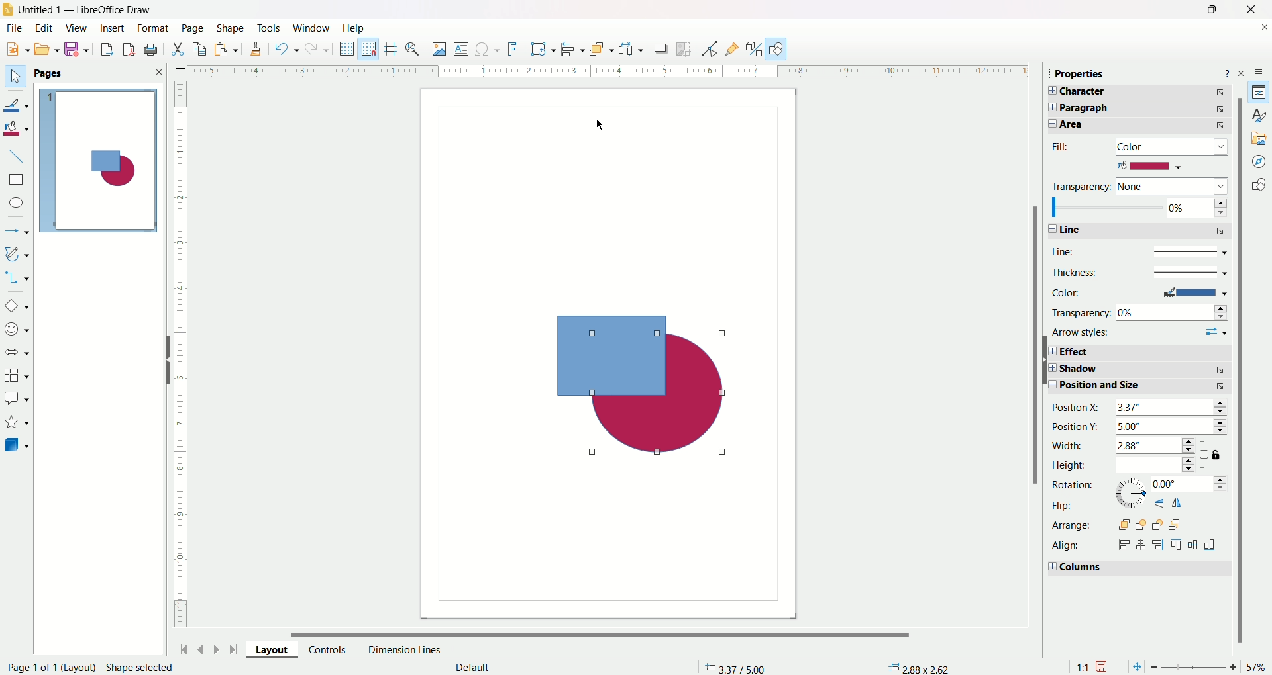 The width and height of the screenshot is (1272, 675). I want to click on color, so click(1149, 166).